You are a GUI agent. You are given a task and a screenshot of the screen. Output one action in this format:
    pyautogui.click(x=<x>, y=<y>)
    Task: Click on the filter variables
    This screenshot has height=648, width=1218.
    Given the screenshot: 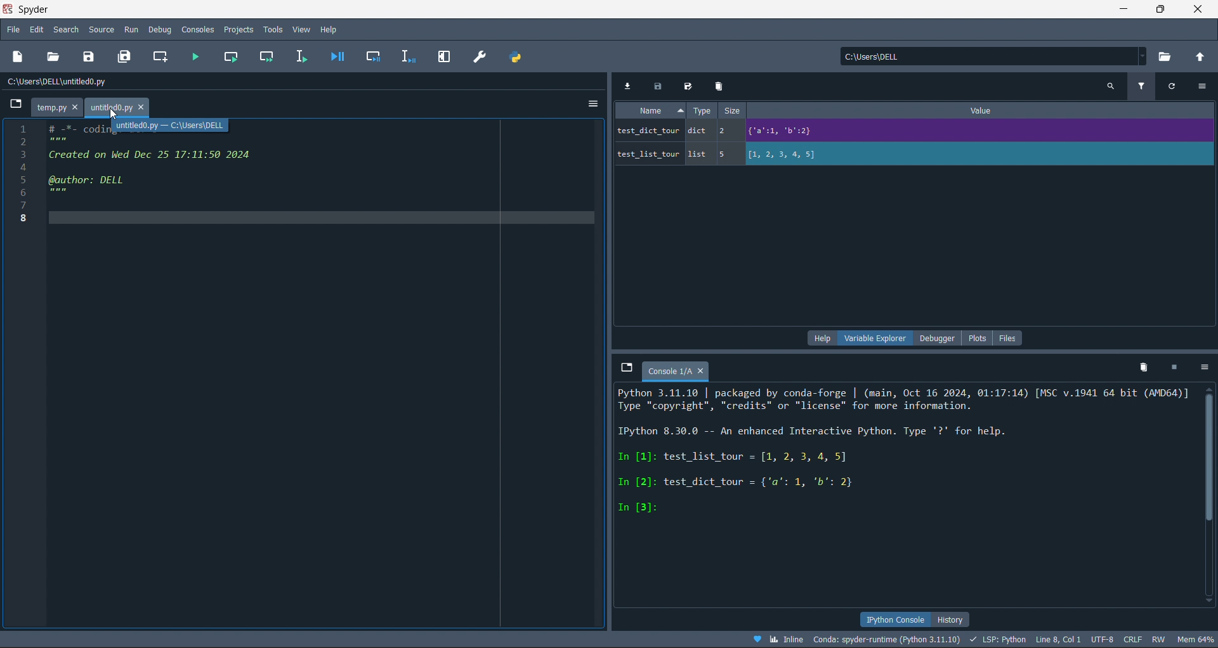 What is the action you would take?
    pyautogui.click(x=1139, y=87)
    